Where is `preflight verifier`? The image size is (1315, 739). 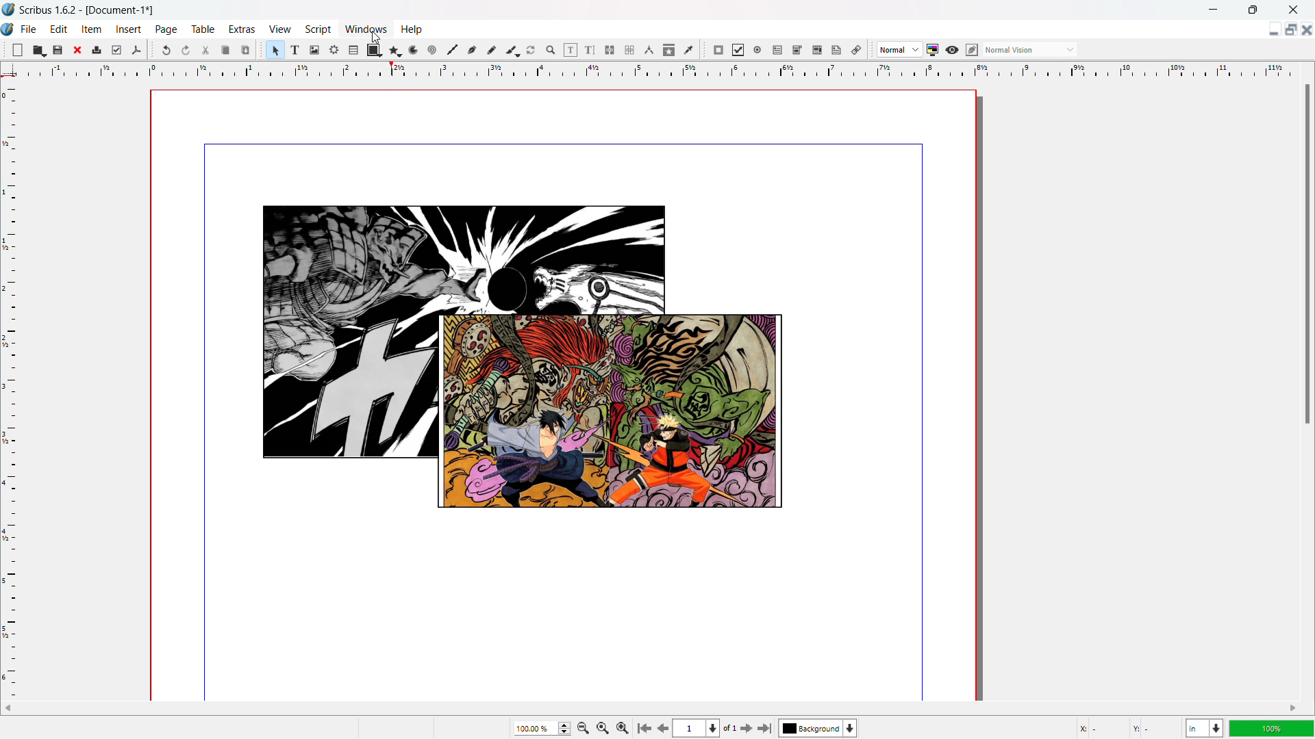 preflight verifier is located at coordinates (116, 50).